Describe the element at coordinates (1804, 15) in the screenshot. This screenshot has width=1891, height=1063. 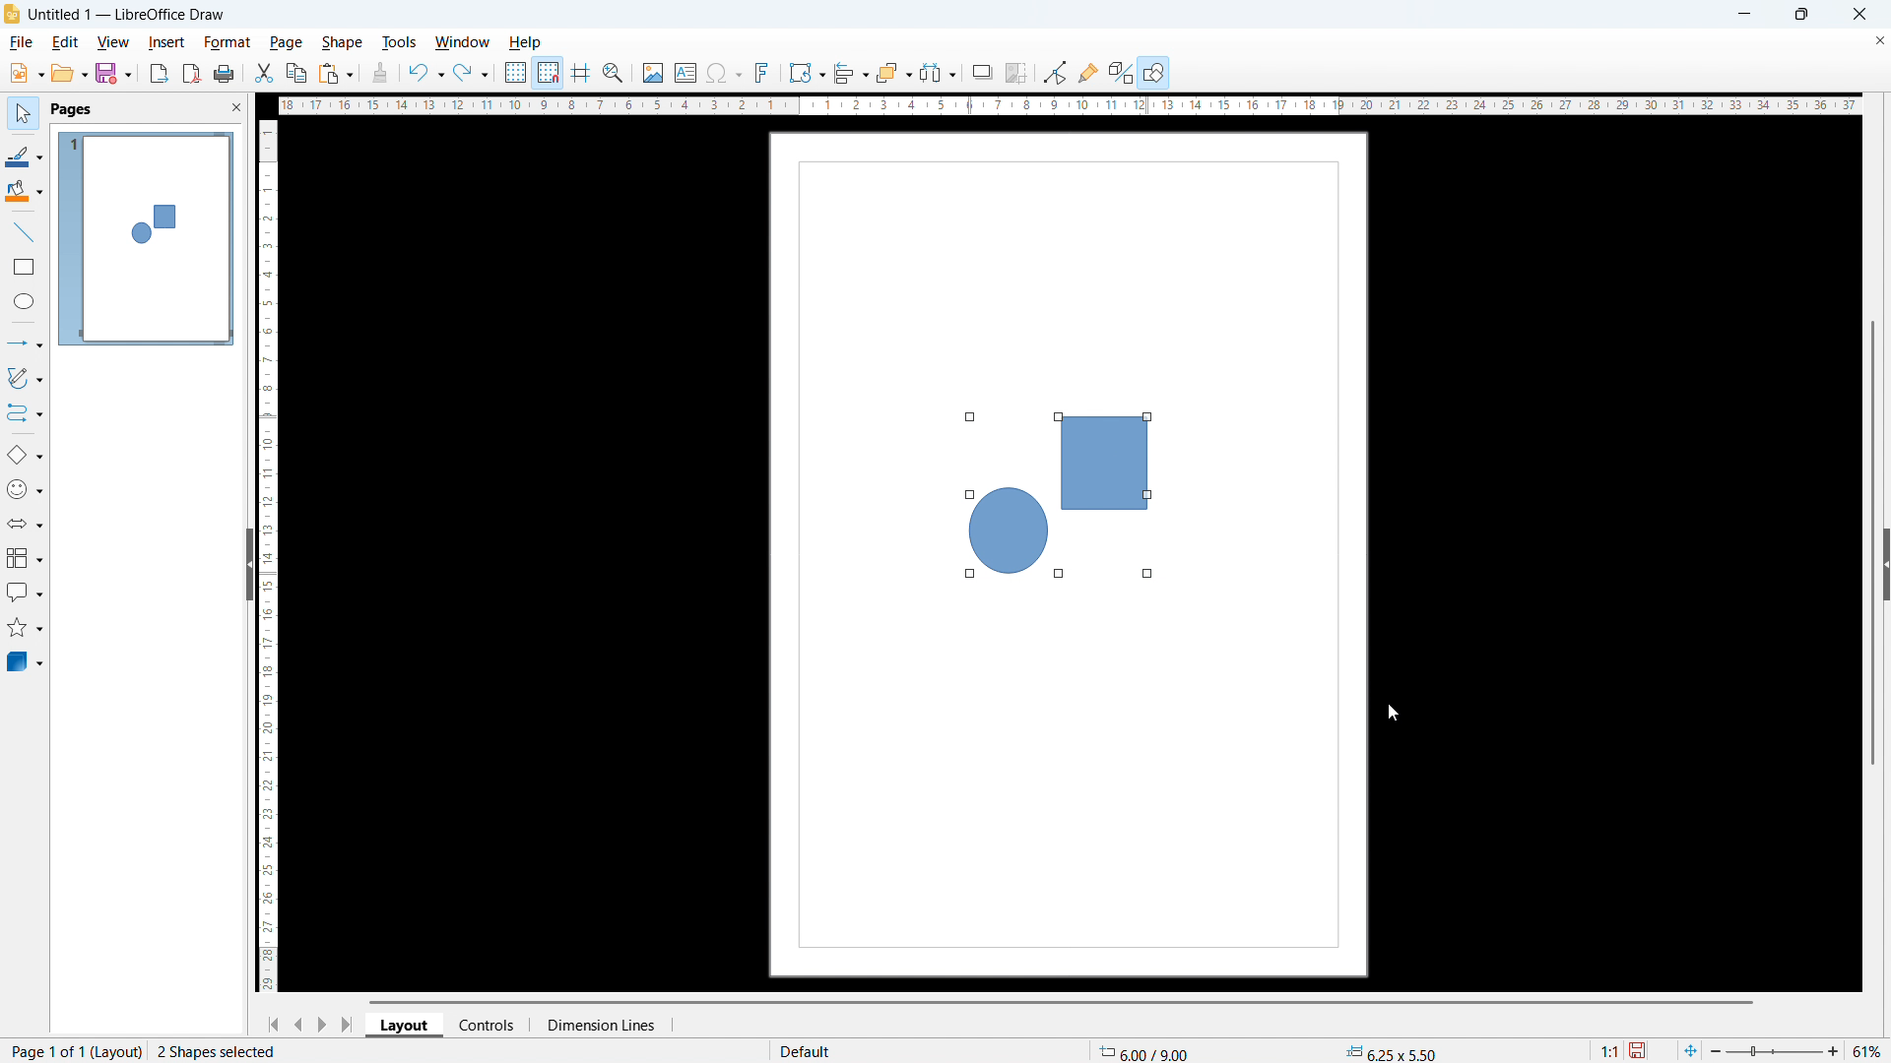
I see `maximize` at that location.